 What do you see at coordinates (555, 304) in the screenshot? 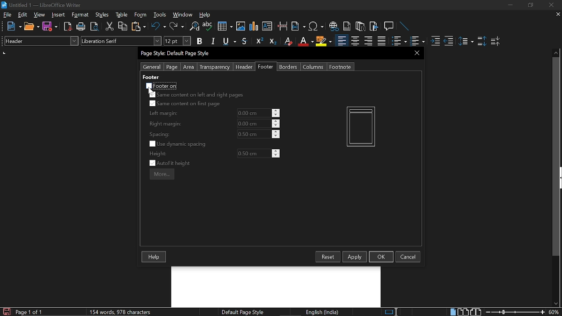
I see `Move down` at bounding box center [555, 304].